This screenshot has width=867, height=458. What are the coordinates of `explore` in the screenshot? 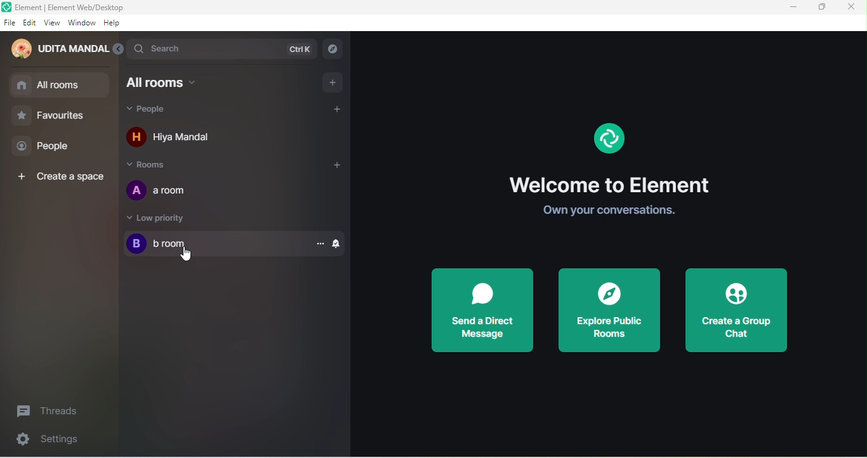 It's located at (337, 50).